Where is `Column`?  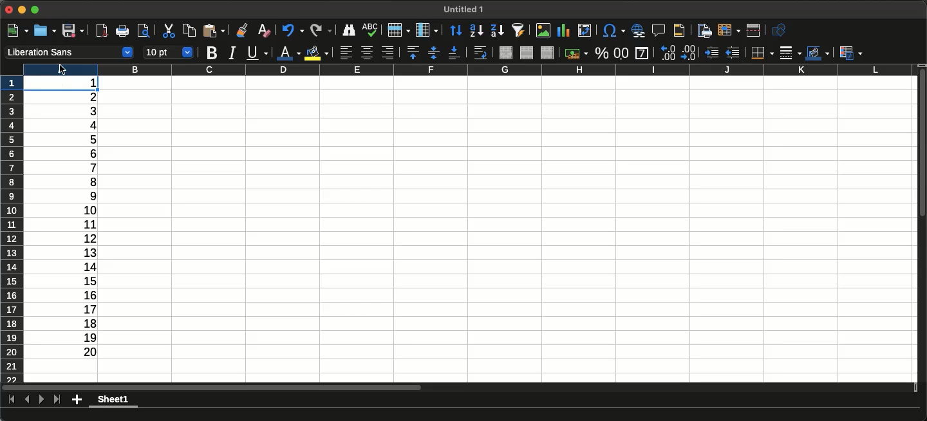
Column is located at coordinates (467, 69).